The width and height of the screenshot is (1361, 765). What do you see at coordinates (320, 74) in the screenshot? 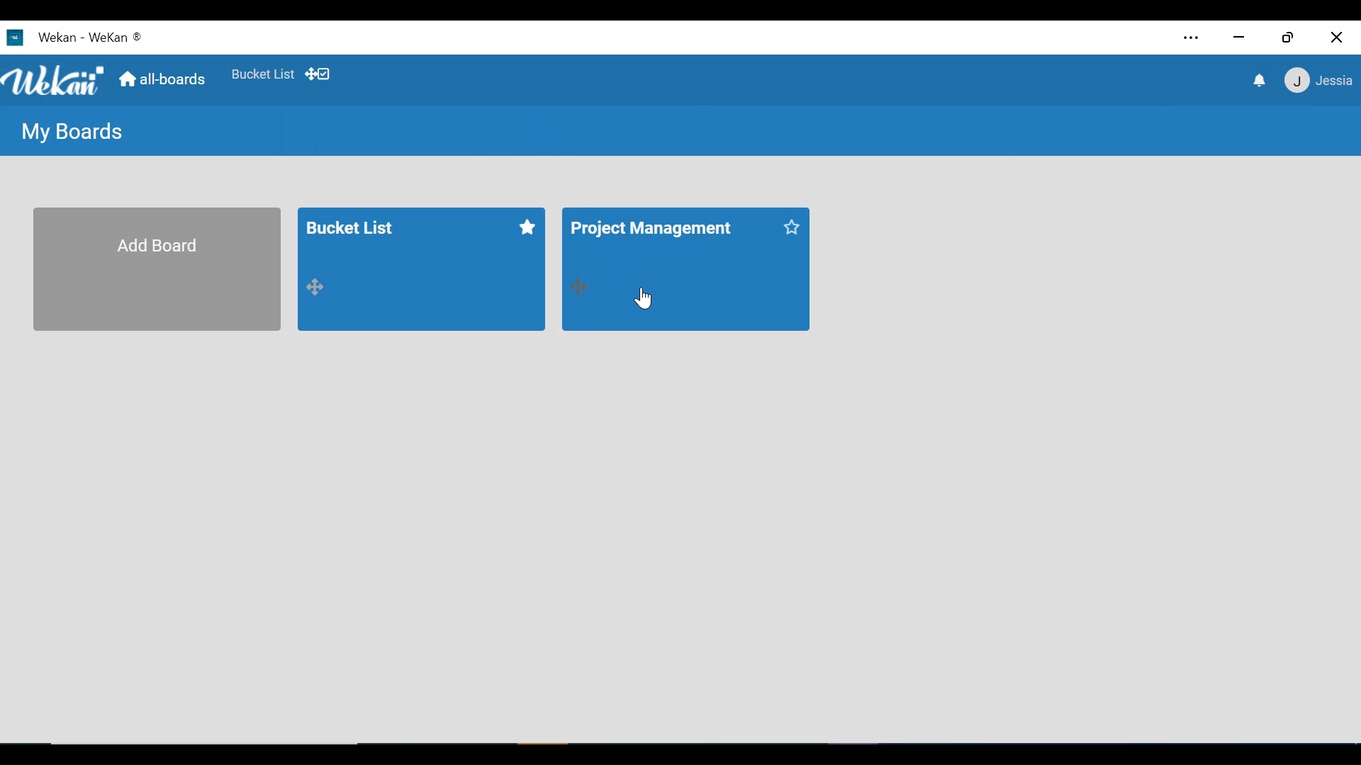
I see `Show Desktop drag handles` at bounding box center [320, 74].